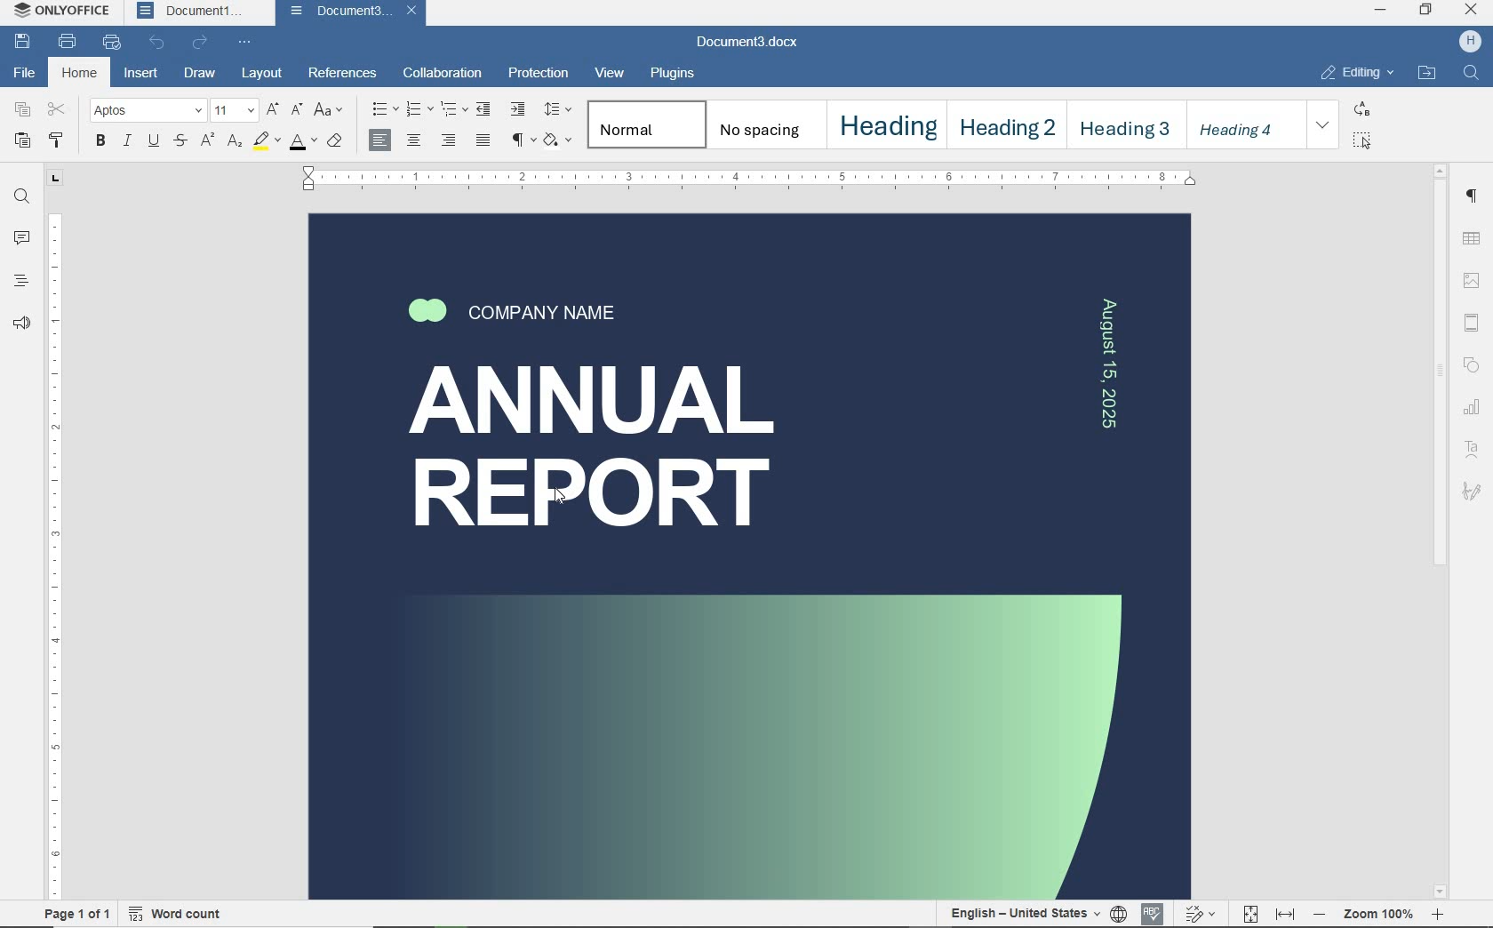 The image size is (1493, 928). Describe the element at coordinates (23, 40) in the screenshot. I see `save` at that location.